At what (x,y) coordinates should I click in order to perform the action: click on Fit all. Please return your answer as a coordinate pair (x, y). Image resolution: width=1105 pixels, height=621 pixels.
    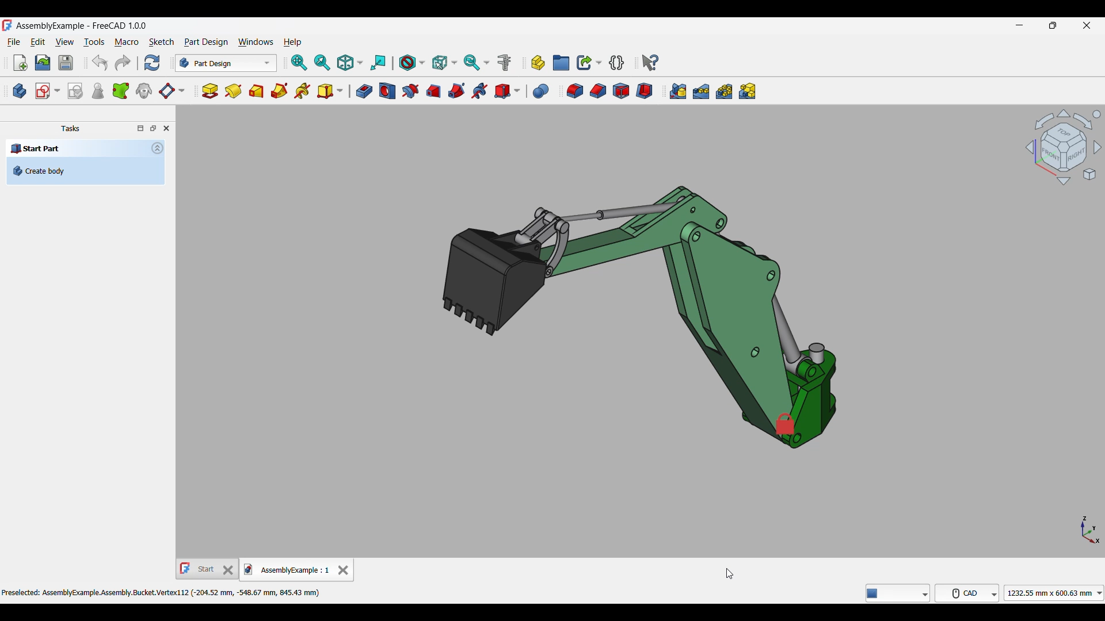
    Looking at the image, I should click on (300, 63).